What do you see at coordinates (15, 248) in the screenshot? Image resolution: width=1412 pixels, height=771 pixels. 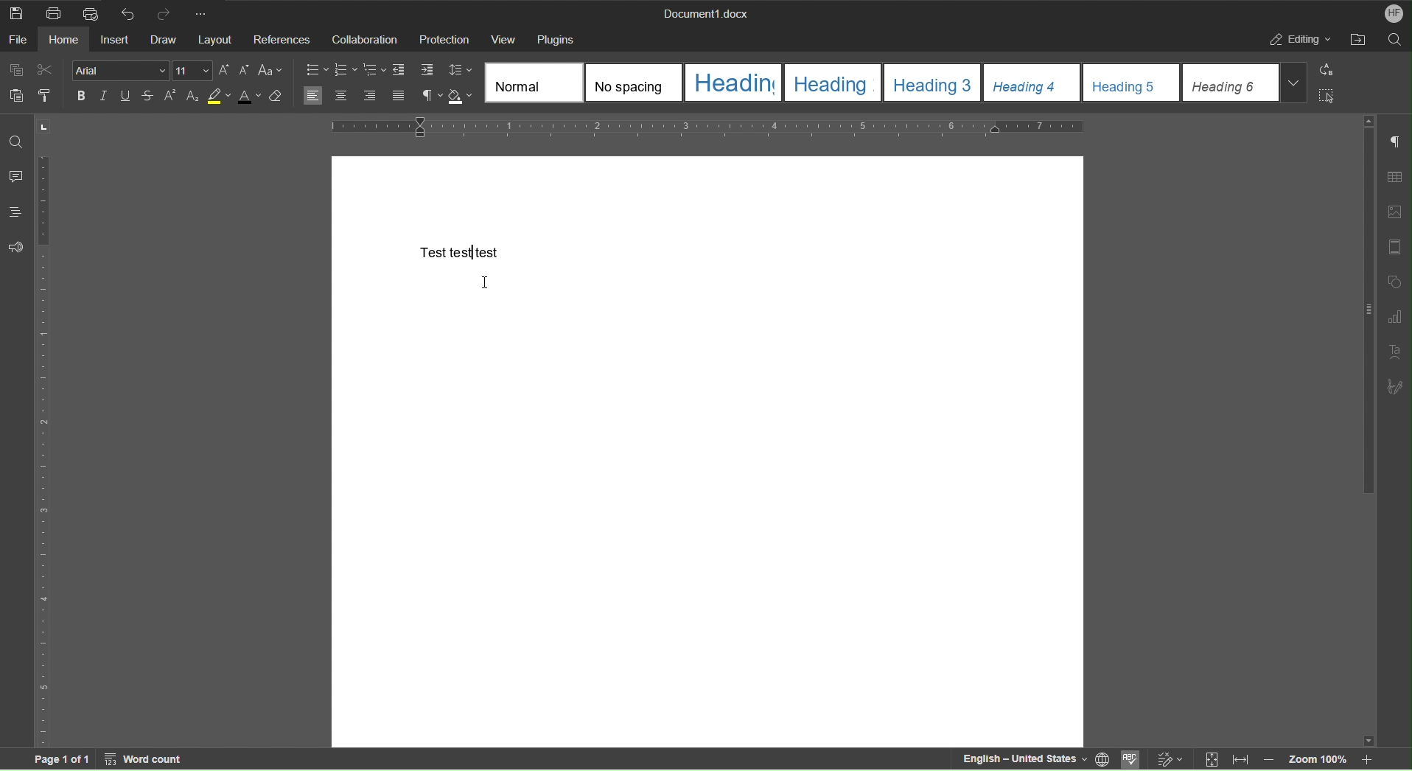 I see `Feedback and Support` at bounding box center [15, 248].